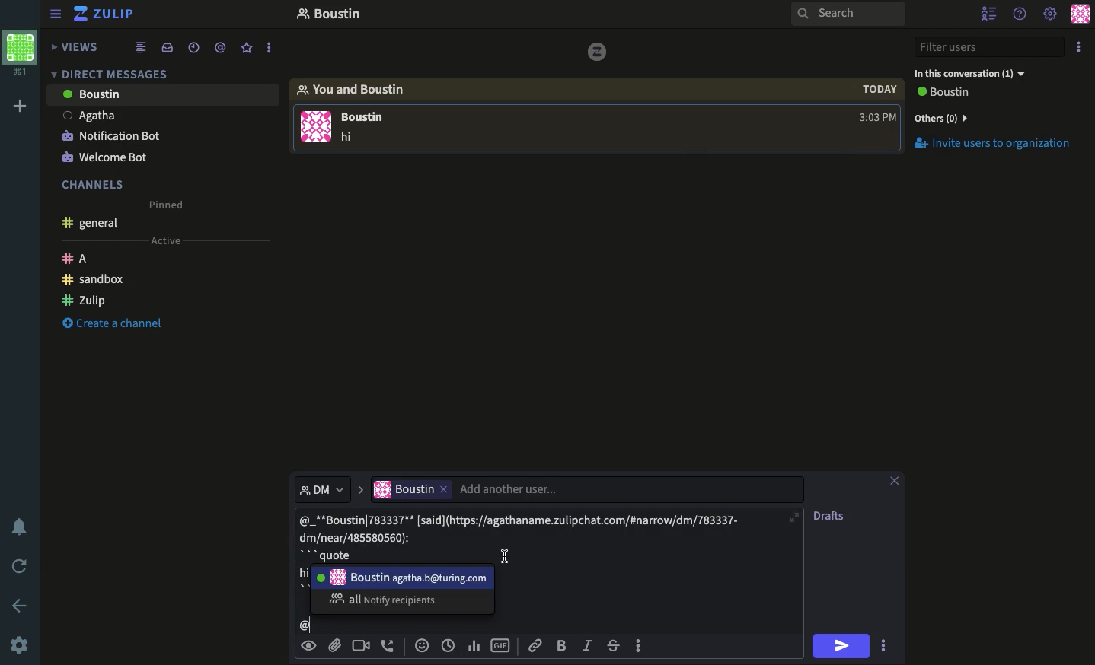 This screenshot has width=1095, height=665. I want to click on View all users, so click(952, 94).